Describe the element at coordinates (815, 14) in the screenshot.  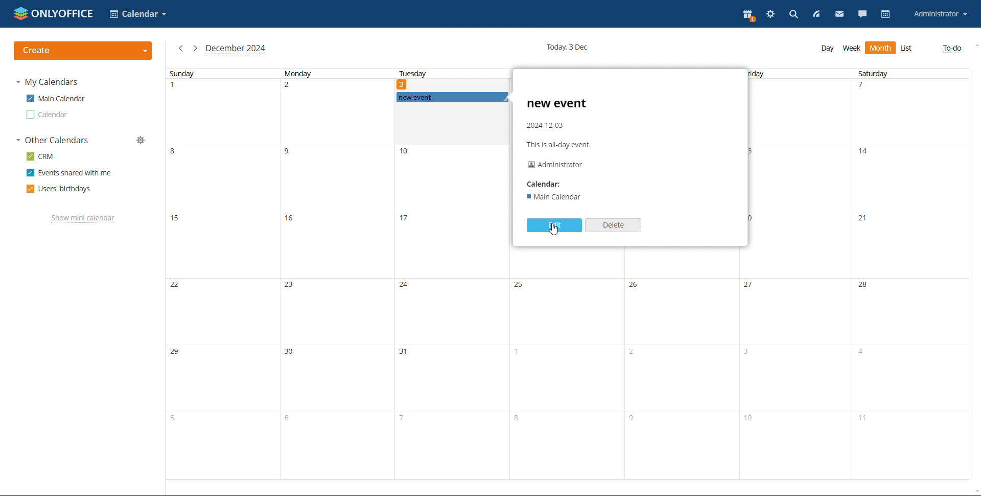
I see `feed` at that location.